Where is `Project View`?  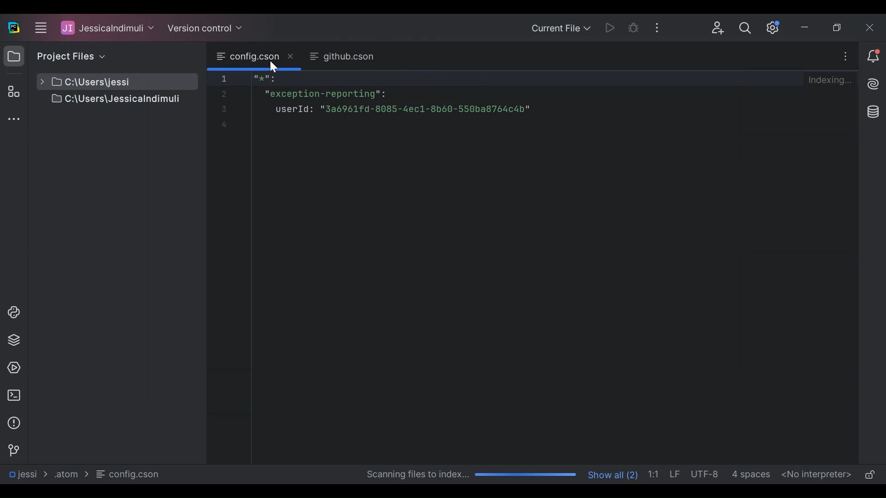 Project View is located at coordinates (14, 56).